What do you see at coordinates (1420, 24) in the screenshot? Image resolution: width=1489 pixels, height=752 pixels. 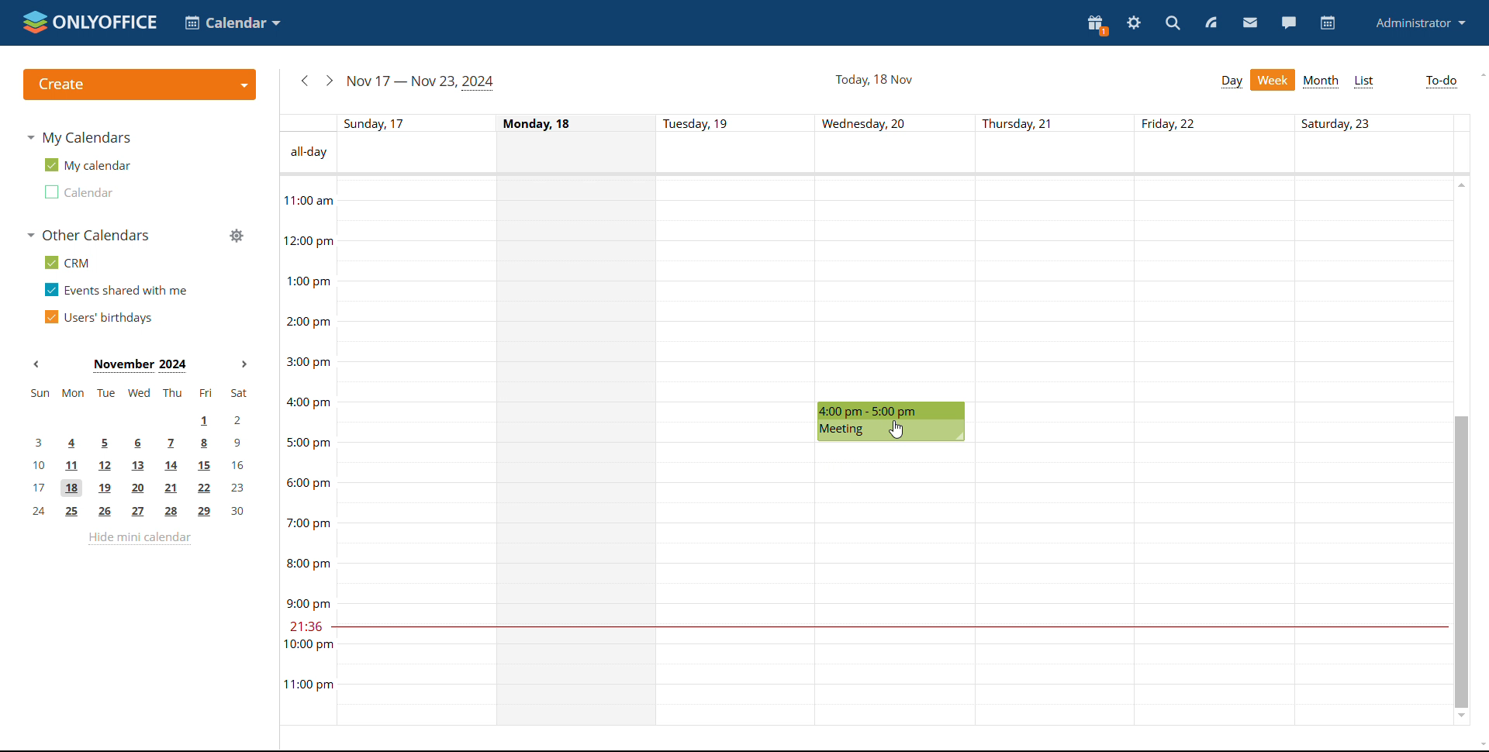 I see `profile` at bounding box center [1420, 24].